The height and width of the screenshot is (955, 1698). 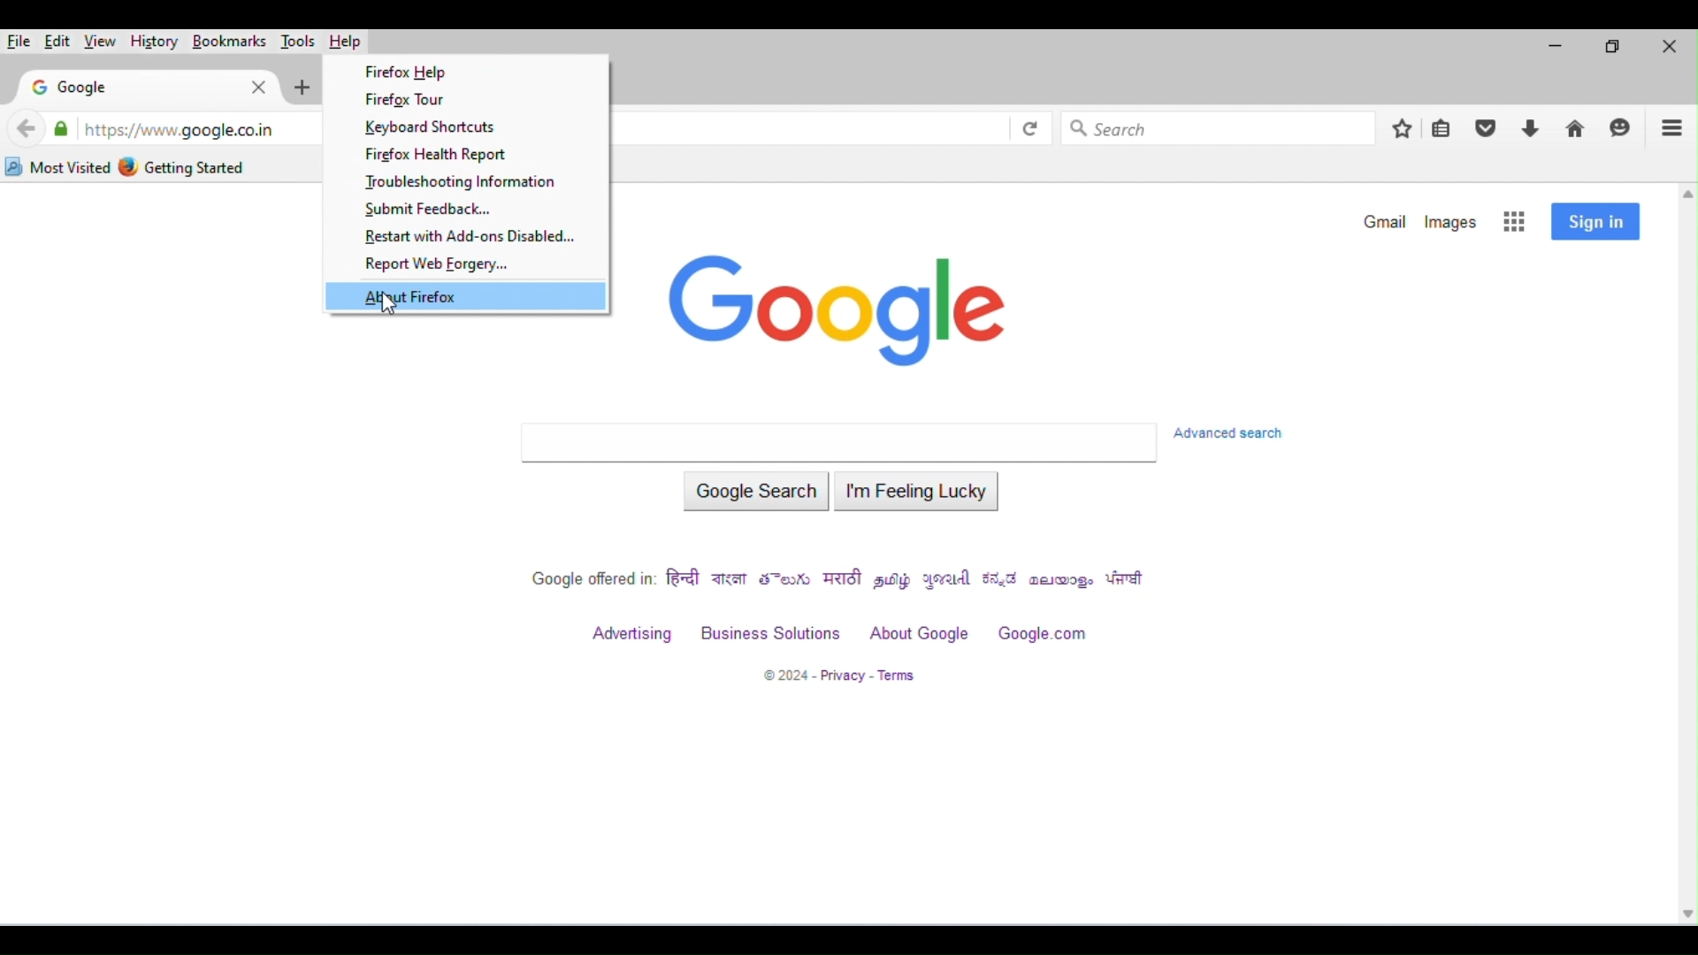 What do you see at coordinates (179, 129) in the screenshot?
I see `web address of google home page` at bounding box center [179, 129].